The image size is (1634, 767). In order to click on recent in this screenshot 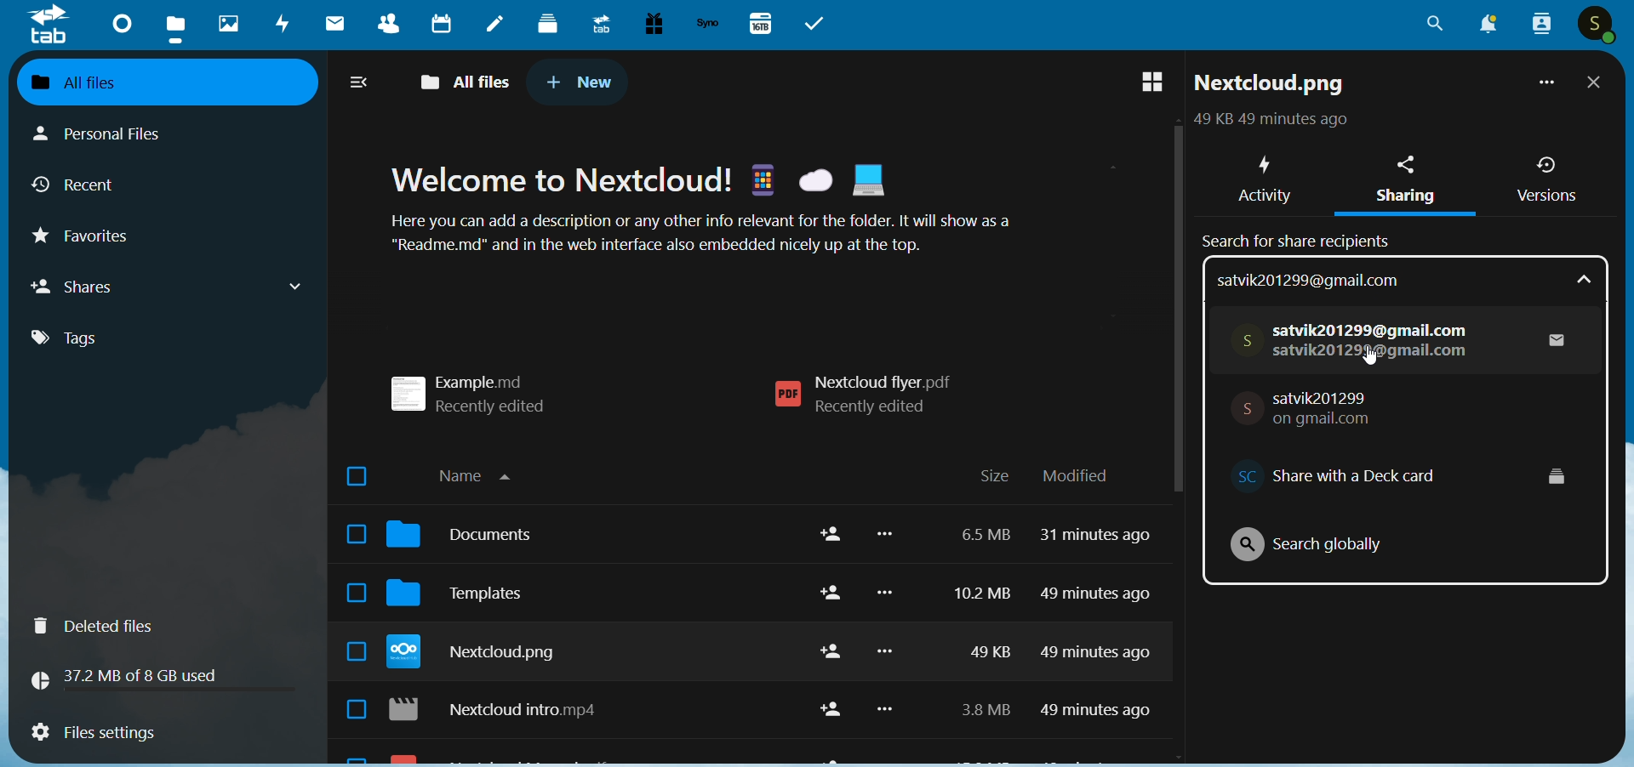, I will do `click(81, 188)`.